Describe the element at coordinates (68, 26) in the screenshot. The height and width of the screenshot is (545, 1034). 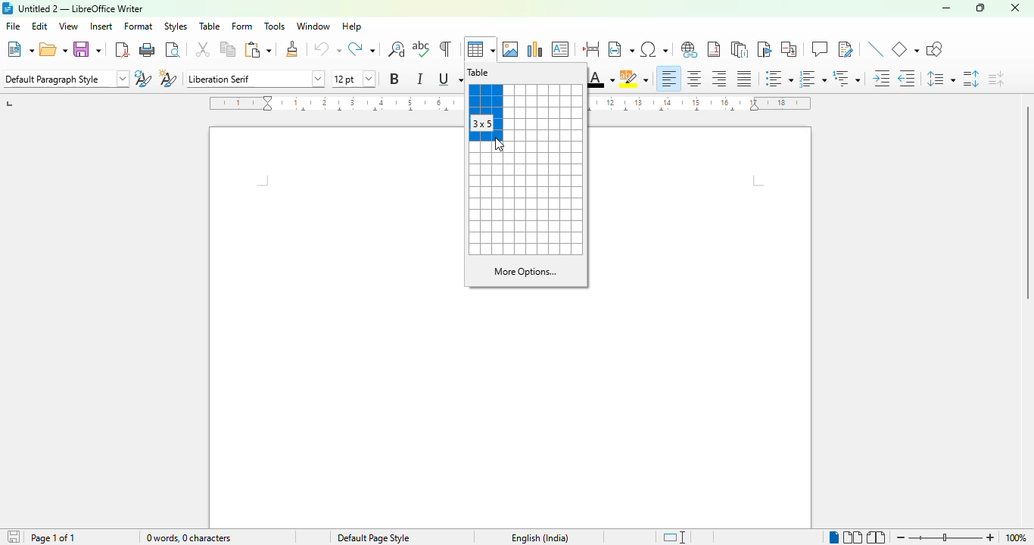
I see `view` at that location.